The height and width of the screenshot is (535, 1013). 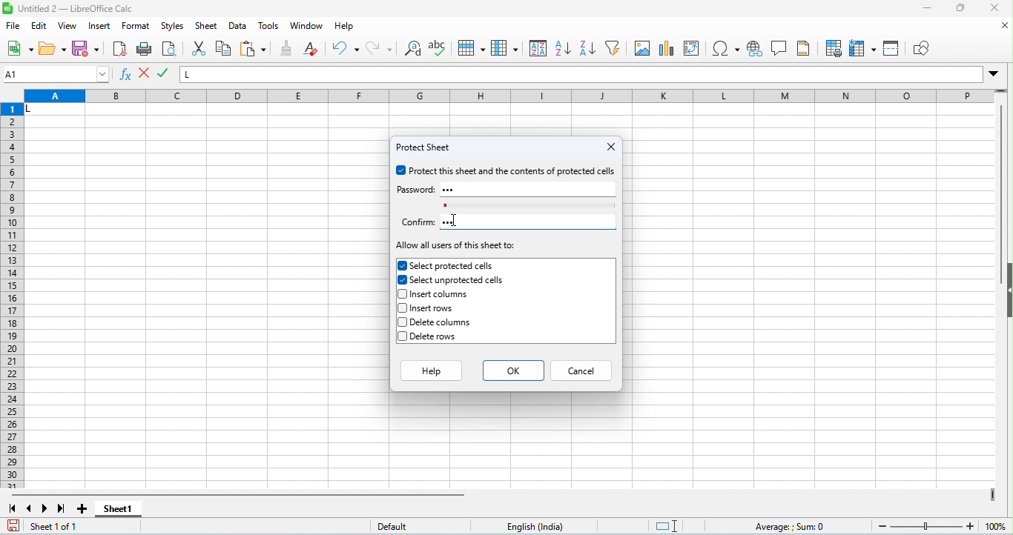 What do you see at coordinates (667, 50) in the screenshot?
I see `insert chart` at bounding box center [667, 50].